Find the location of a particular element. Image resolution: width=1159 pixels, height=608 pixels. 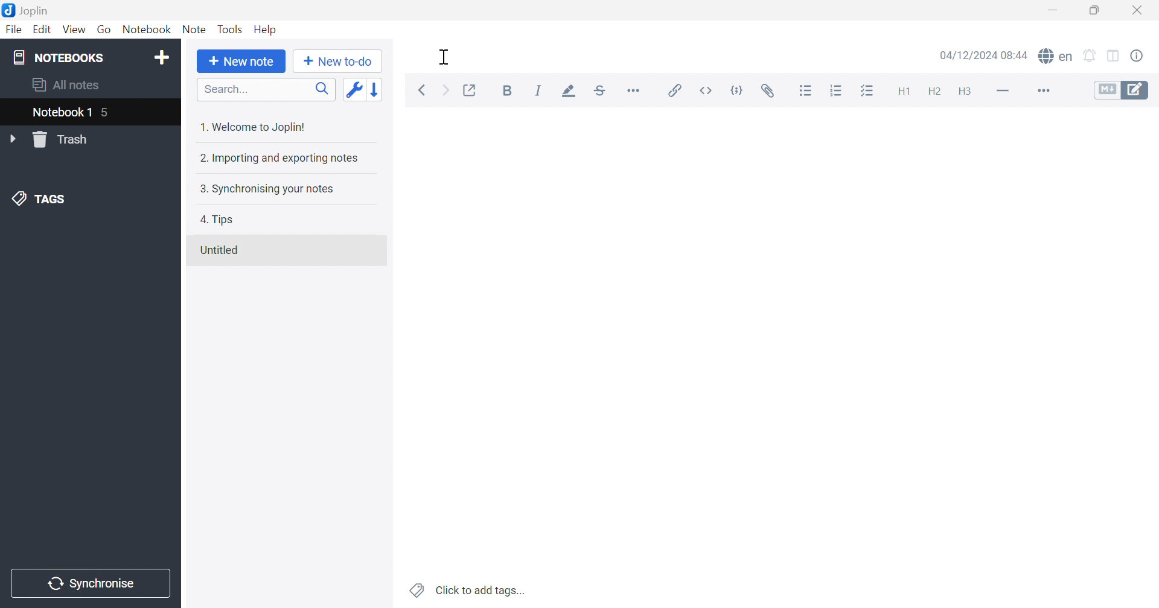

Forward is located at coordinates (444, 89).